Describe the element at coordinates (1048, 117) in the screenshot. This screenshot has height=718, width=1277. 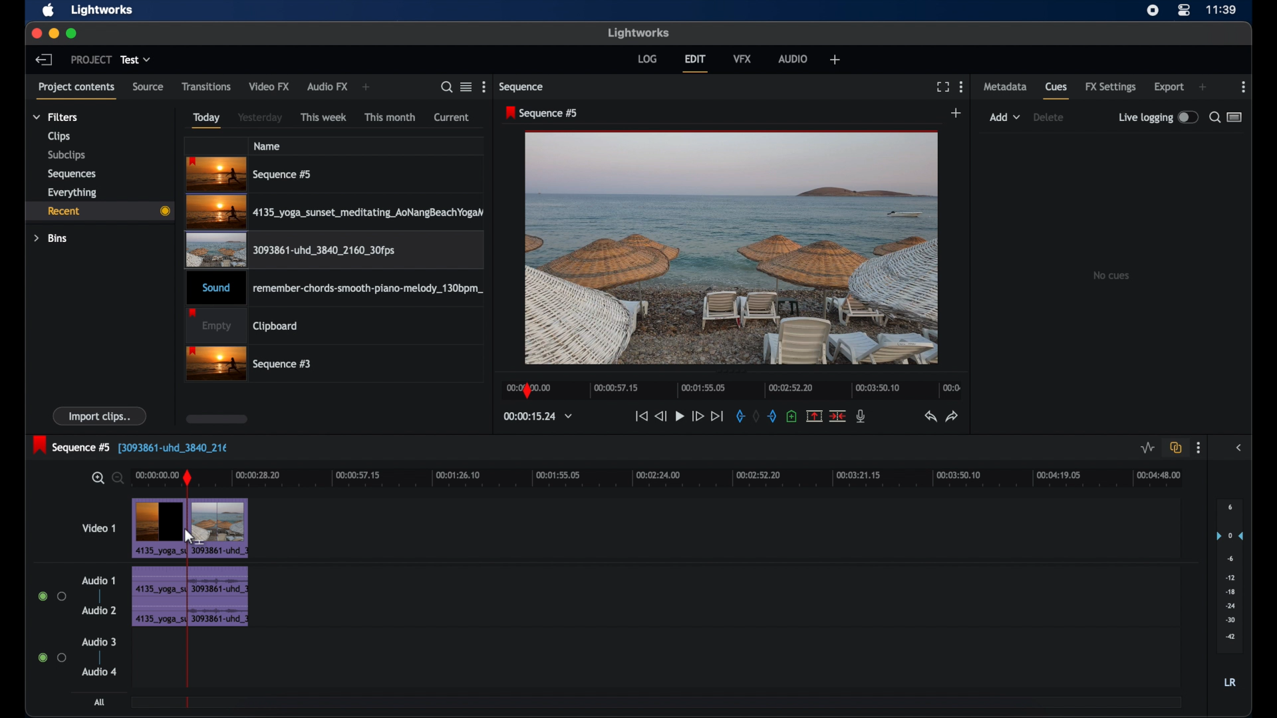
I see `delete` at that location.